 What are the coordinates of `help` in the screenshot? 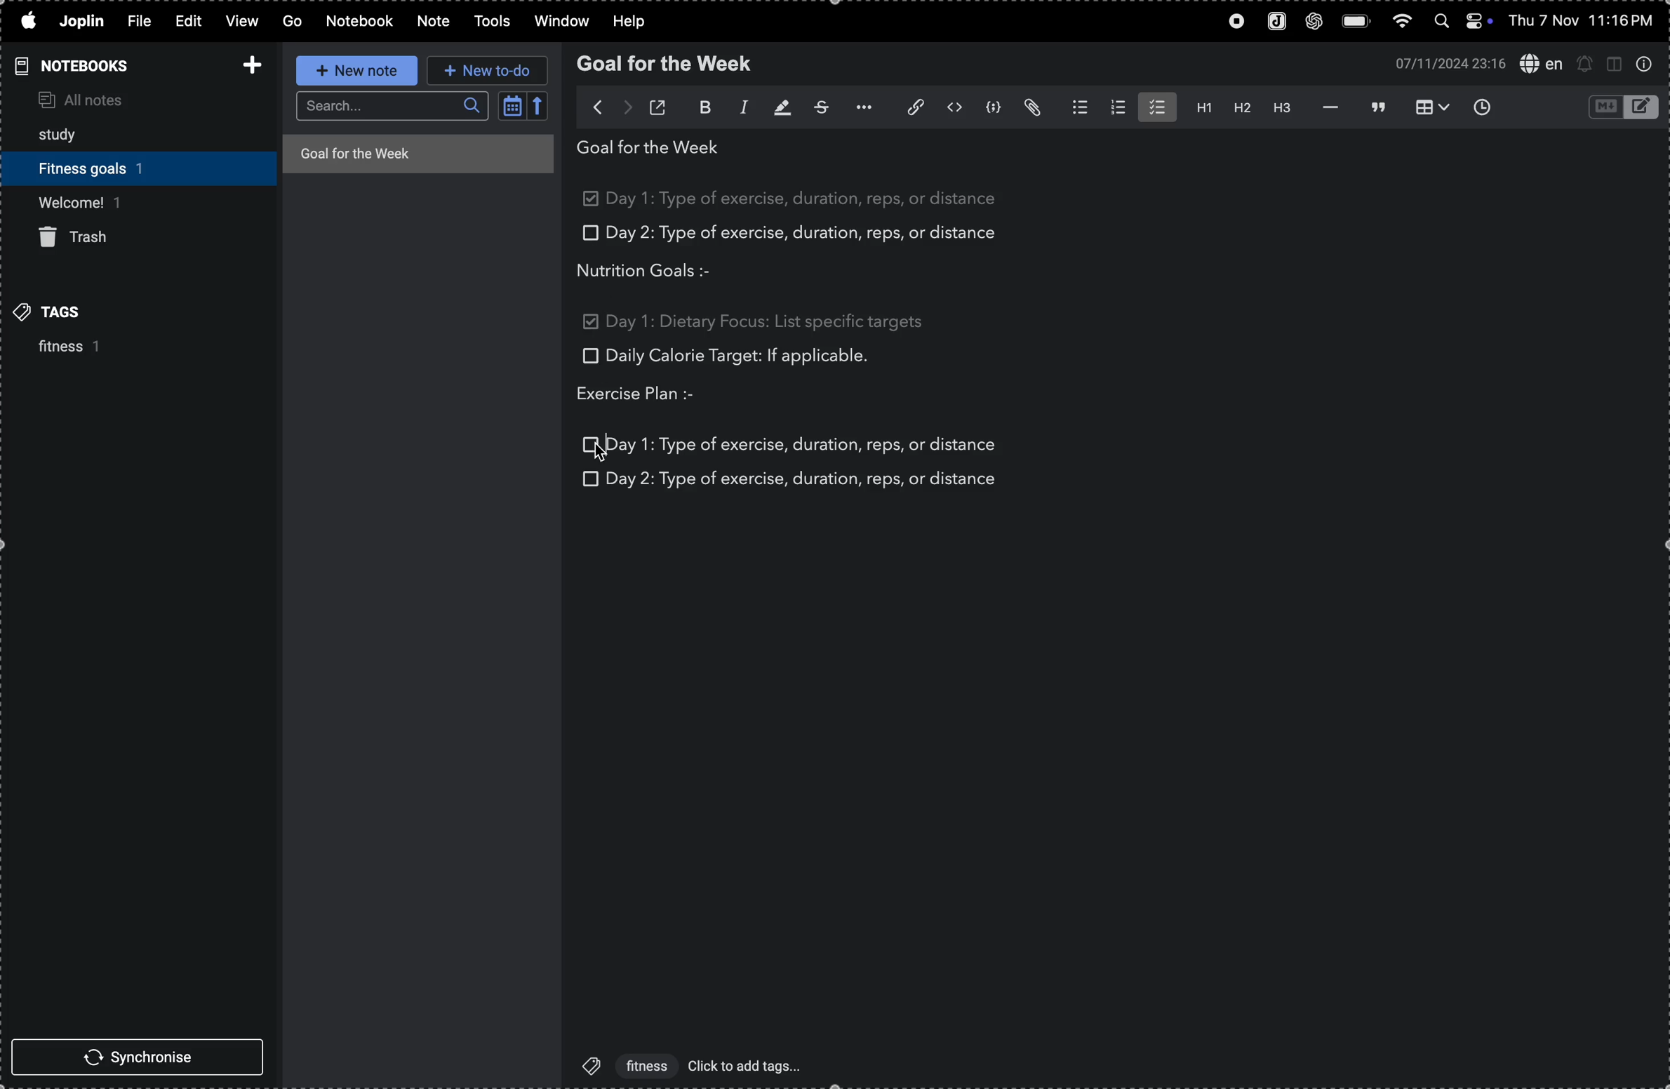 It's located at (629, 20).